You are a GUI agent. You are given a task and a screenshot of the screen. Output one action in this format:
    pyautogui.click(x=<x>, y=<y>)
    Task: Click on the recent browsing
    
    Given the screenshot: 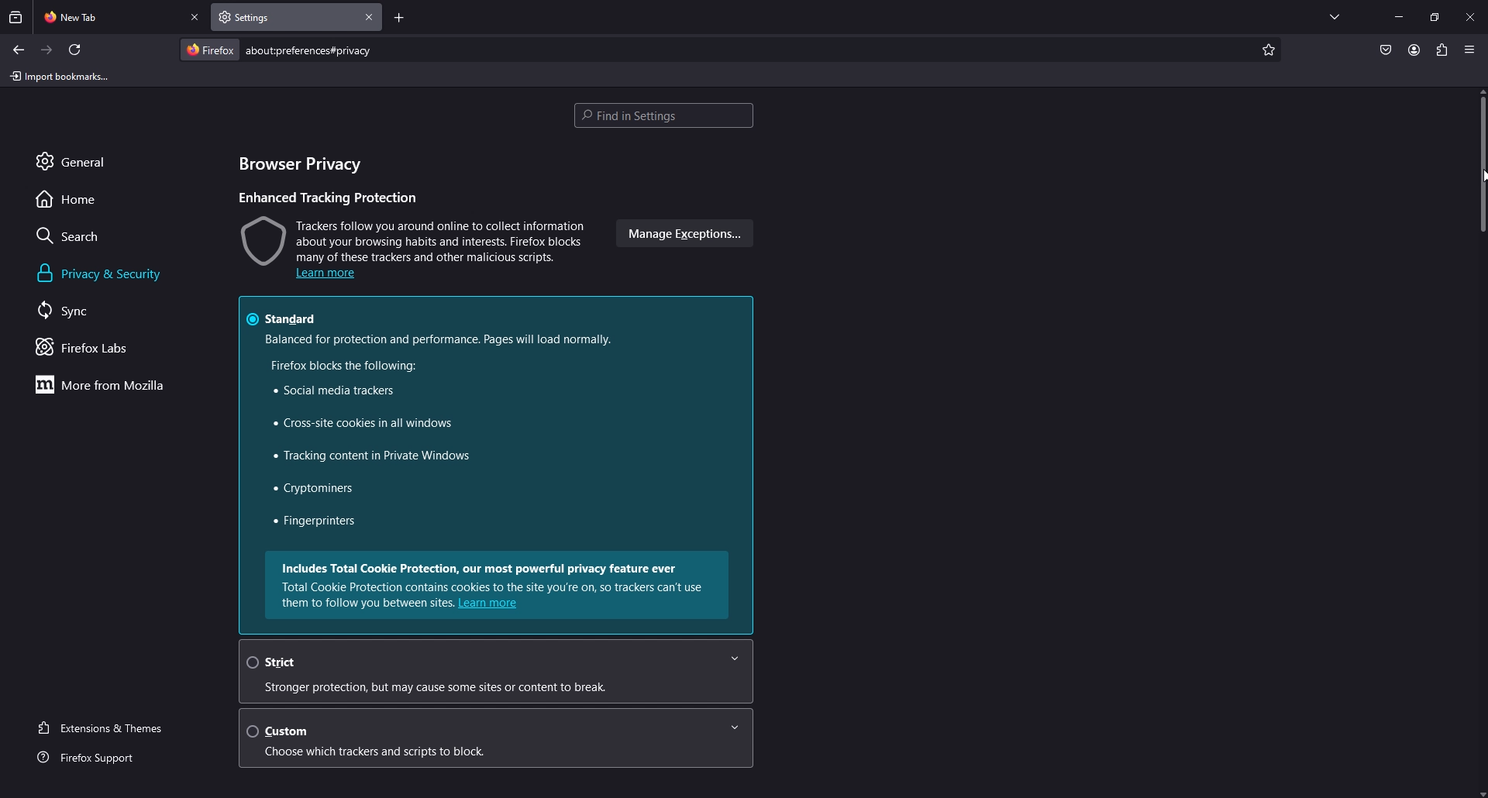 What is the action you would take?
    pyautogui.click(x=17, y=17)
    